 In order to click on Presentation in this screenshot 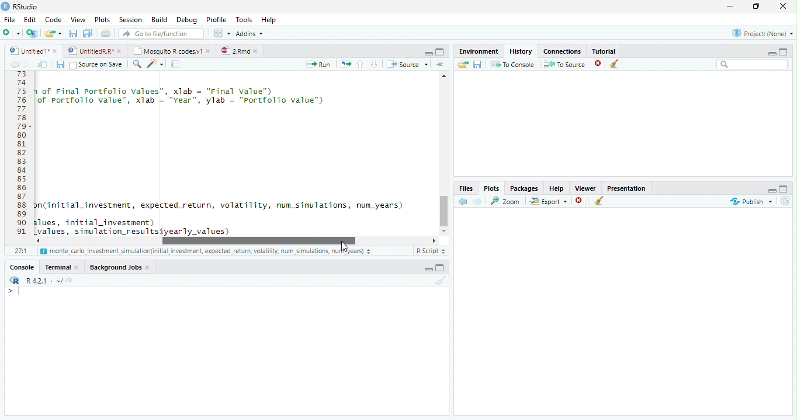, I will do `click(626, 187)`.